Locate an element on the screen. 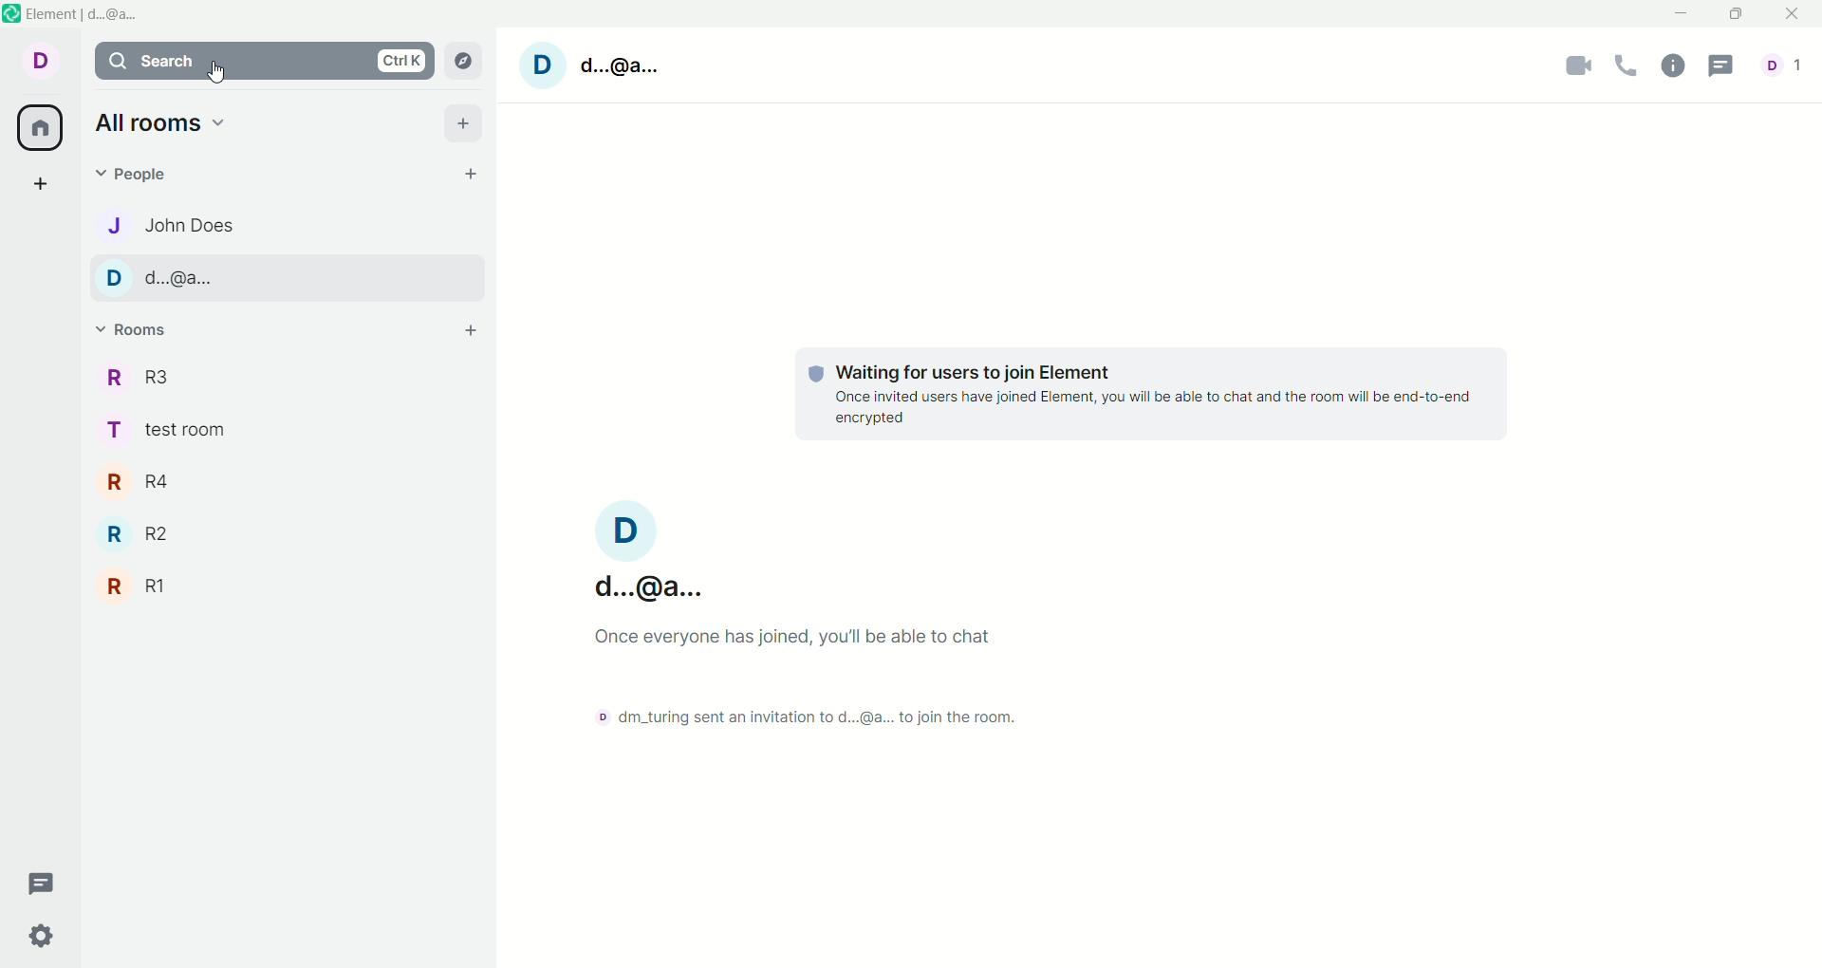 The height and width of the screenshot is (968, 1822). R1 is located at coordinates (285, 586).